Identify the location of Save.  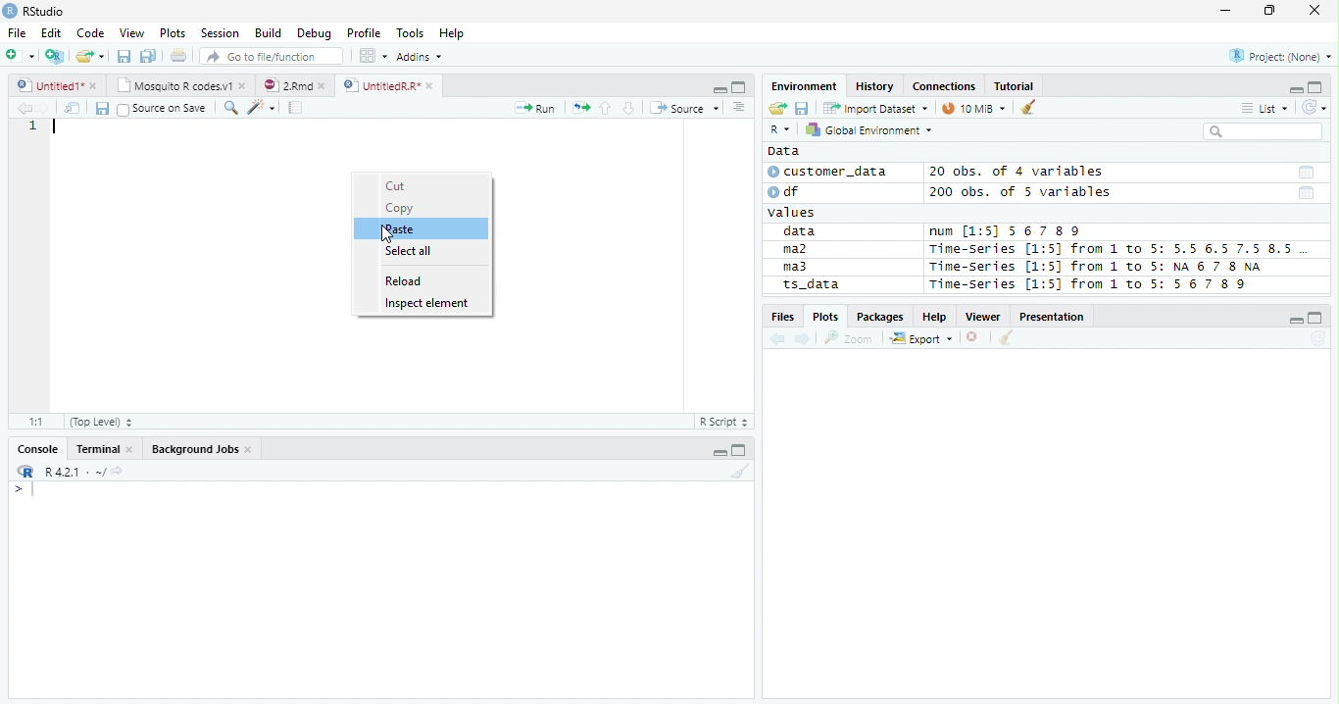
(802, 107).